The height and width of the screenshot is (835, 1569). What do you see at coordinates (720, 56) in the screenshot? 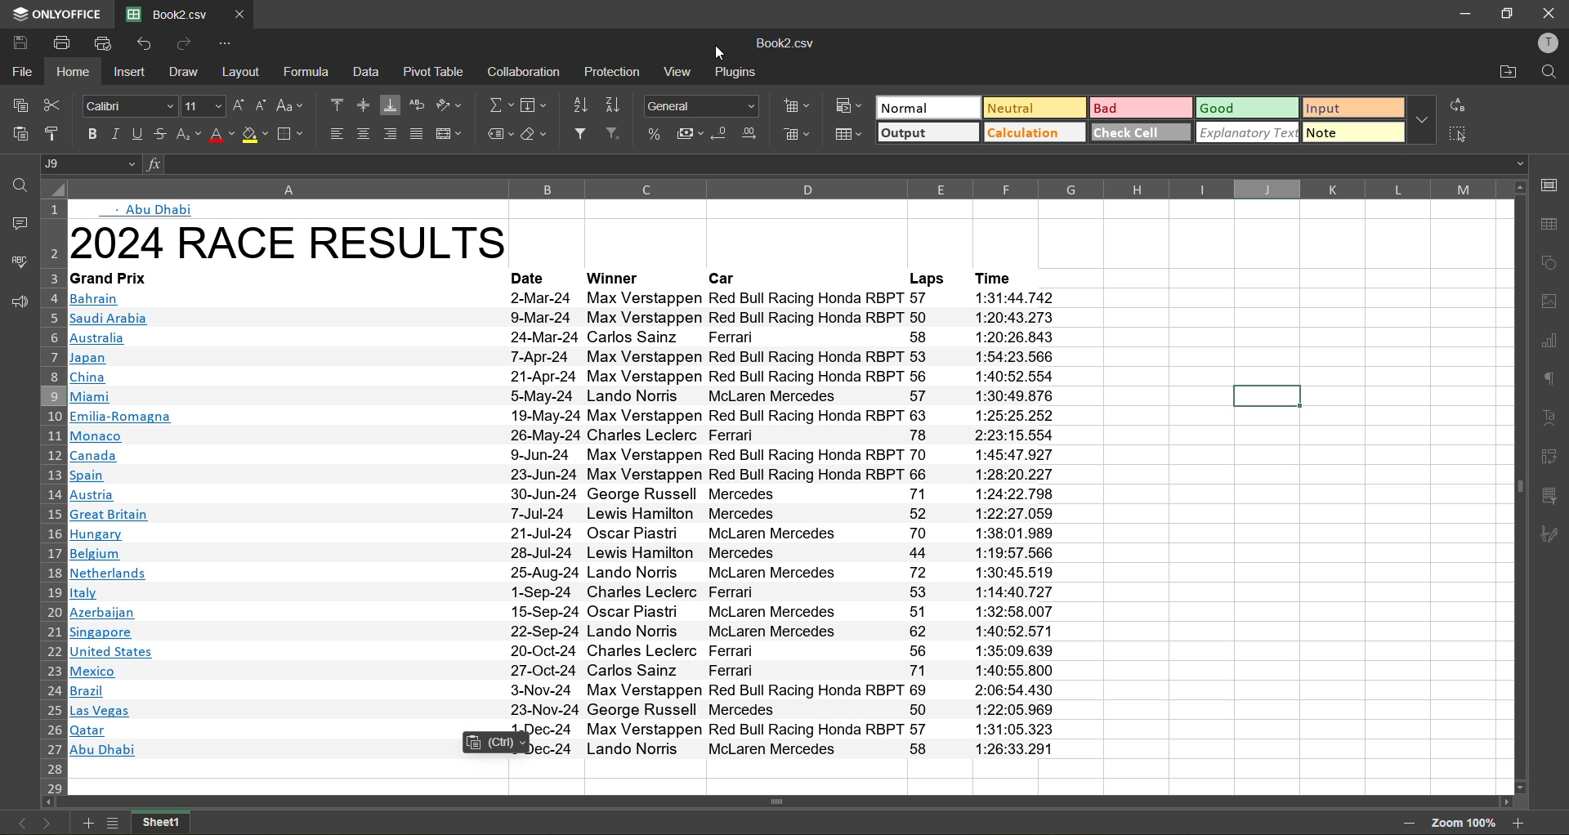
I see `cursor` at bounding box center [720, 56].